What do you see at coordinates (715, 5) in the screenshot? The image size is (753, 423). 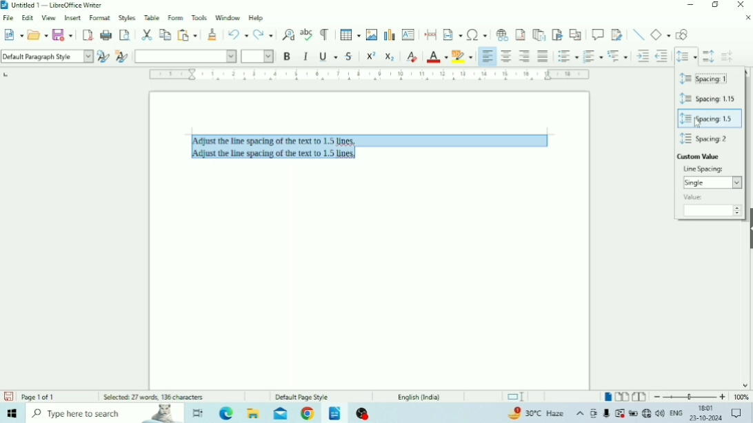 I see `Restore Down` at bounding box center [715, 5].